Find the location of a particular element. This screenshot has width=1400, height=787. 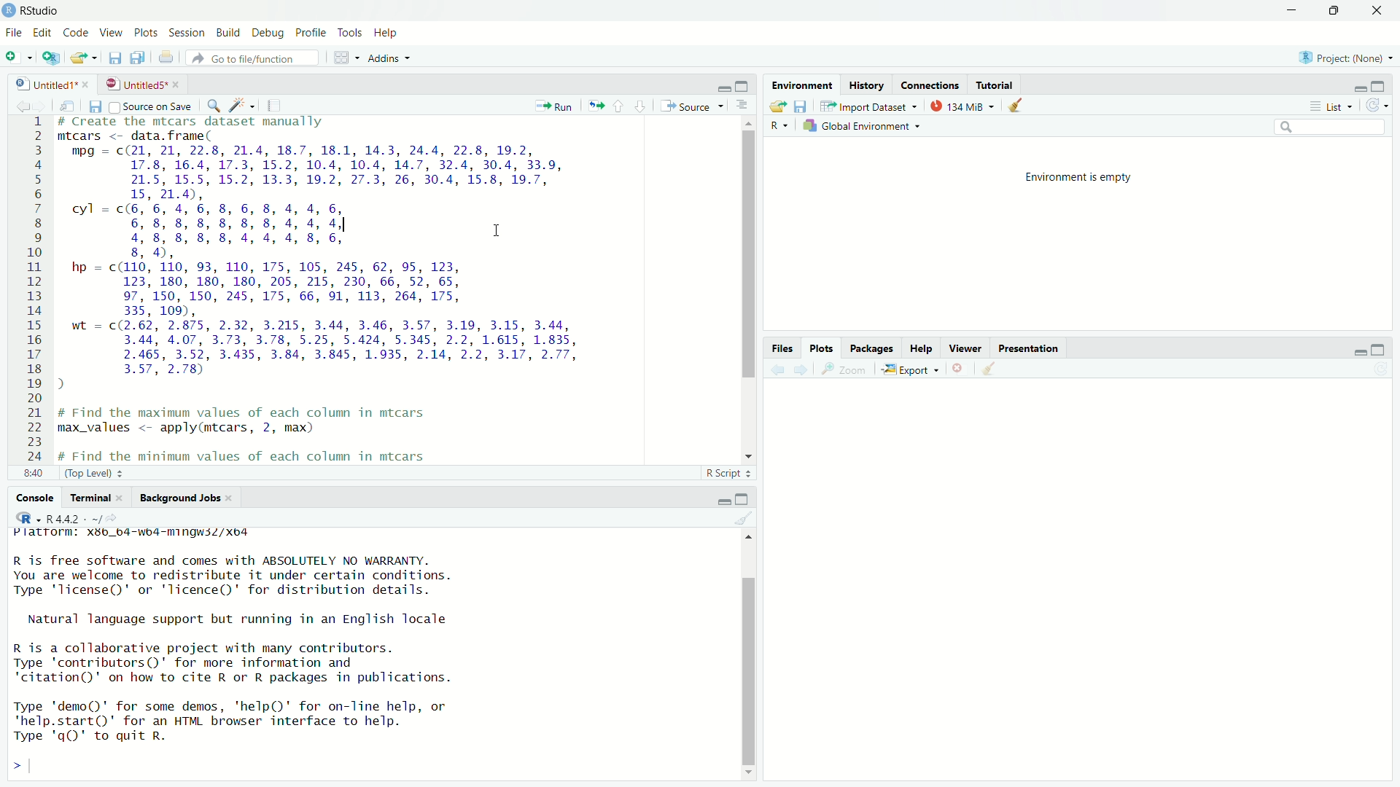

Environment is located at coordinates (803, 85).